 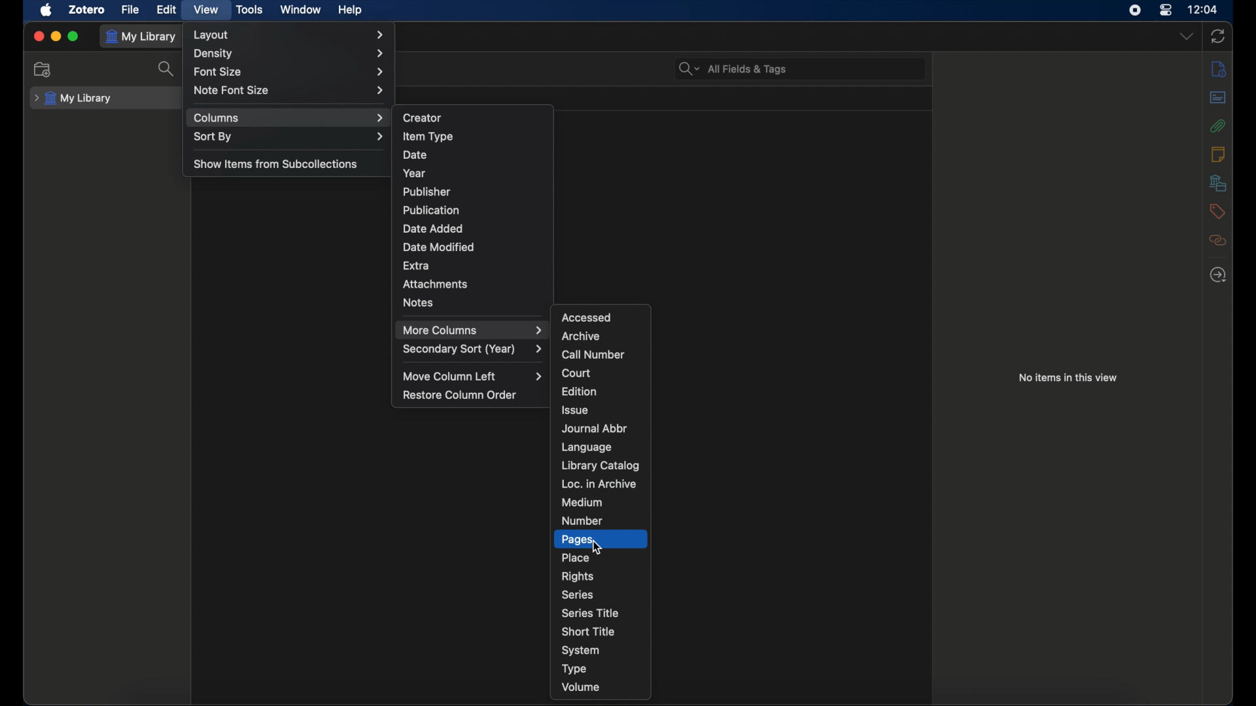 I want to click on medium, so click(x=582, y=501).